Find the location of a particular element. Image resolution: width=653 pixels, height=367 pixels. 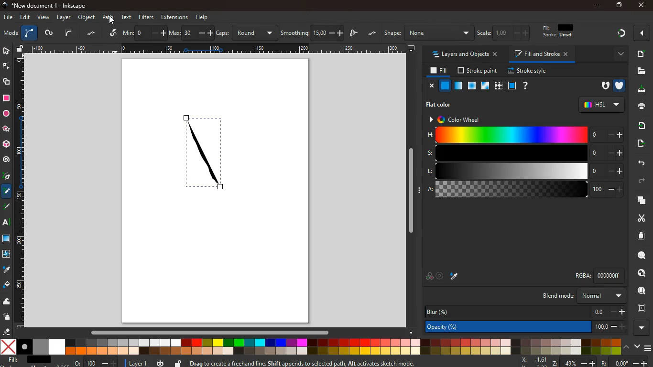

window is located at coordinates (486, 86).